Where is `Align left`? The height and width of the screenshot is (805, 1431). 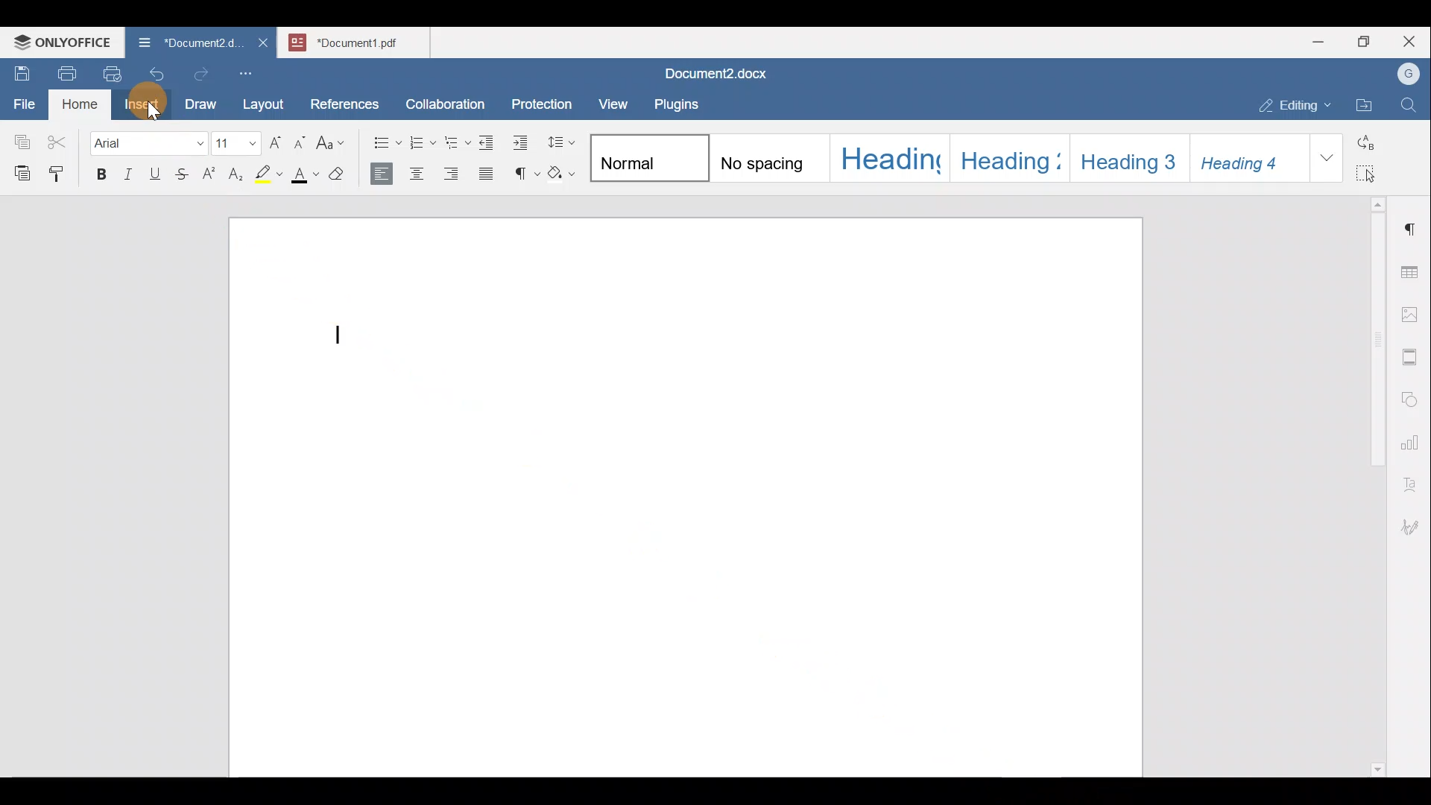
Align left is located at coordinates (384, 172).